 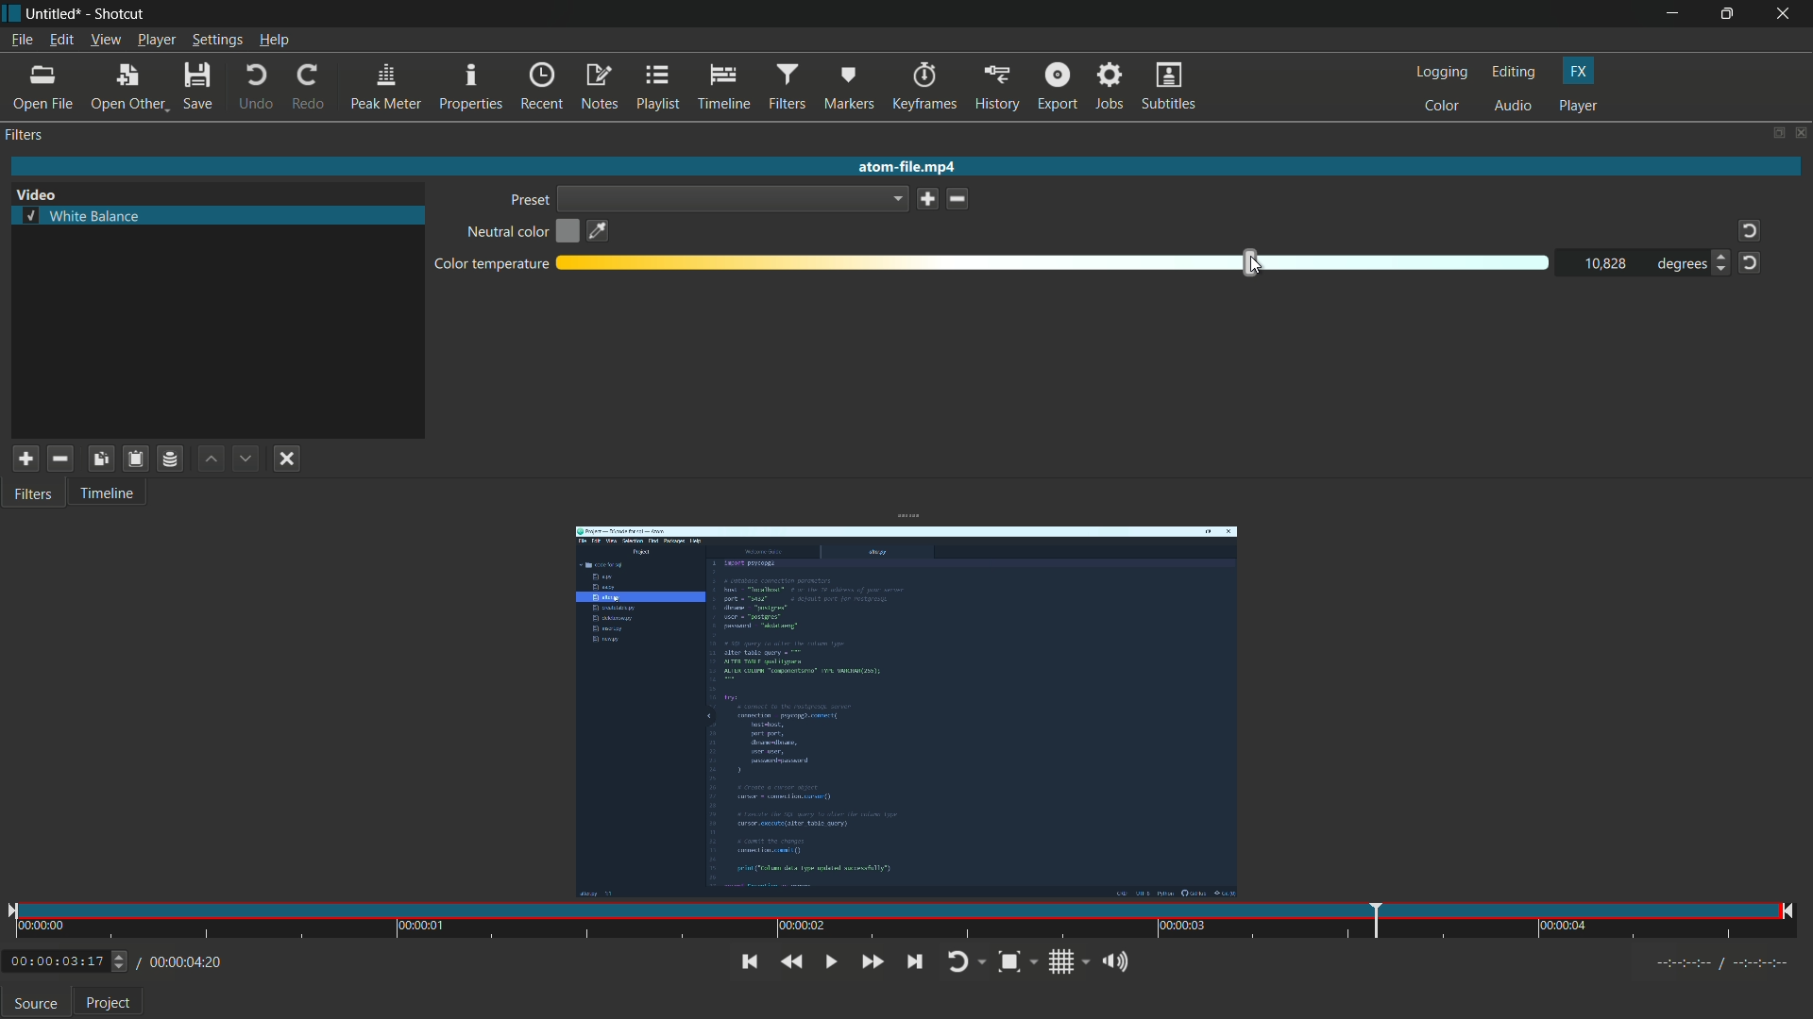 I want to click on quickly play forward, so click(x=872, y=962).